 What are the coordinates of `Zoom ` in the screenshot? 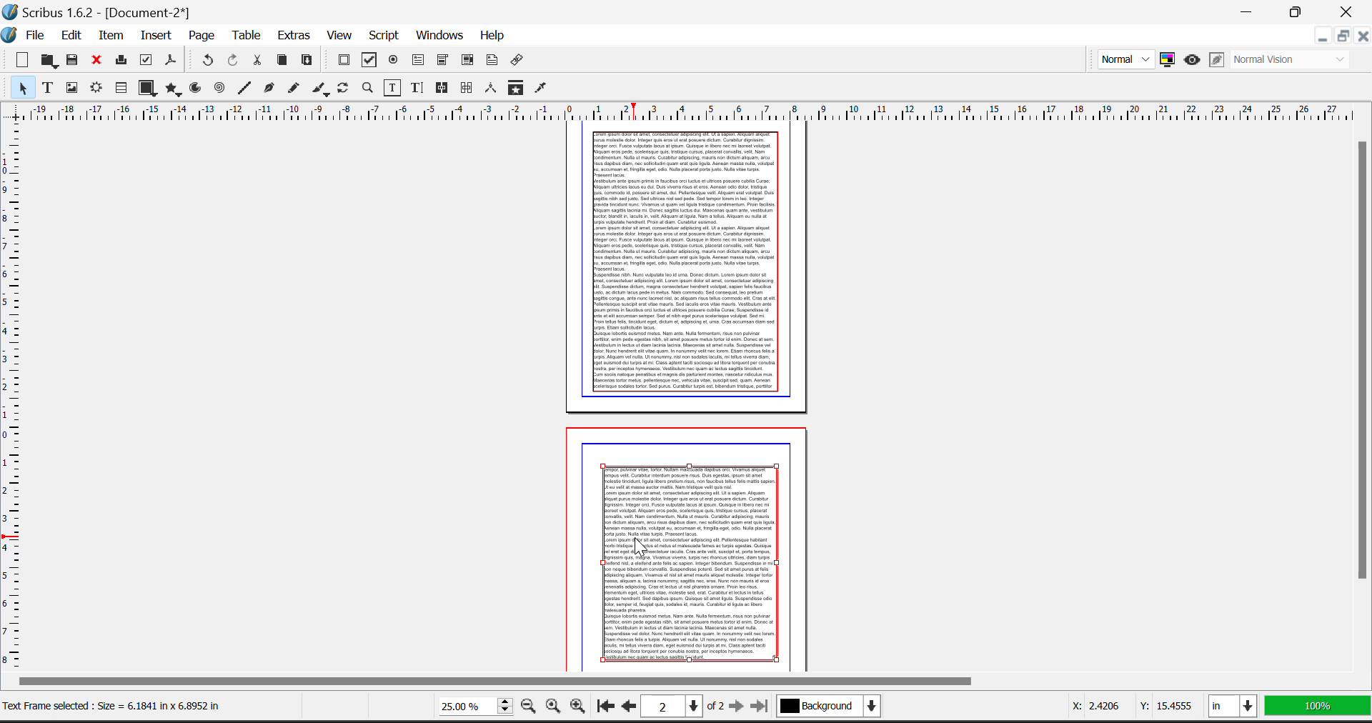 It's located at (367, 89).